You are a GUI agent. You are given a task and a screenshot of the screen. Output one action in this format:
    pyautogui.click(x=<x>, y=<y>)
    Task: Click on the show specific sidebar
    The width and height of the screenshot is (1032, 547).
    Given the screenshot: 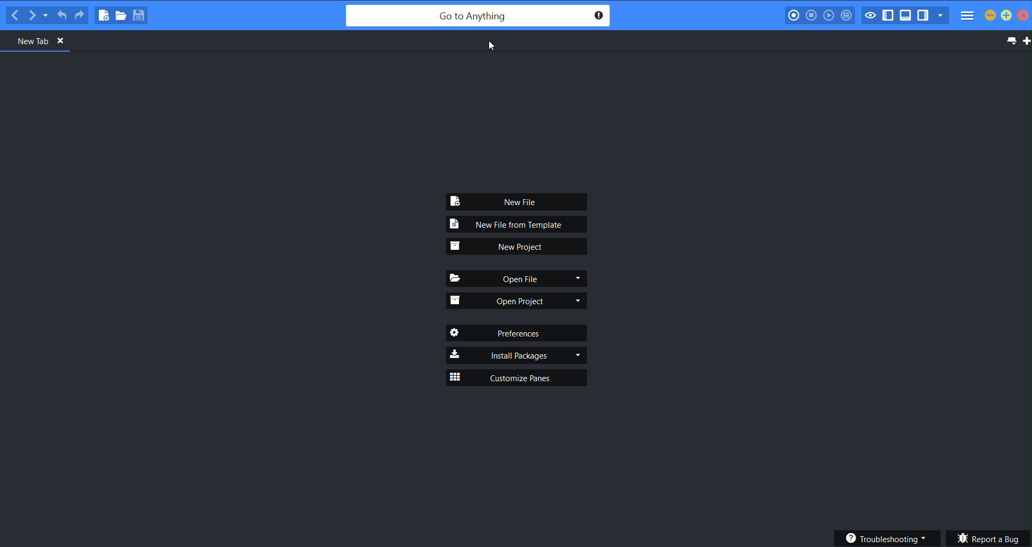 What is the action you would take?
    pyautogui.click(x=943, y=15)
    